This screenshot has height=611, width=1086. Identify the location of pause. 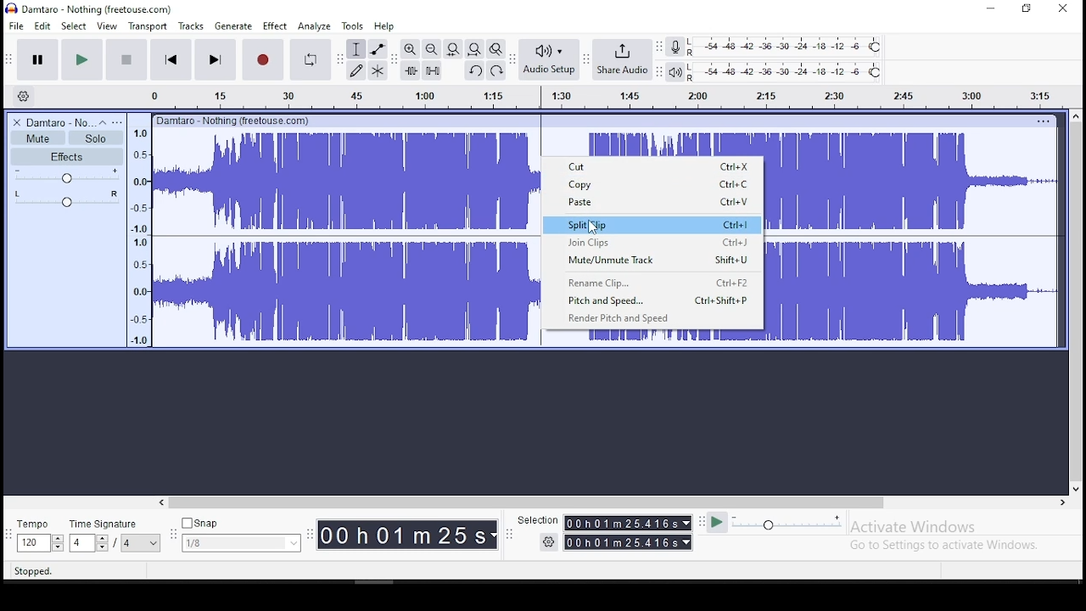
(37, 59).